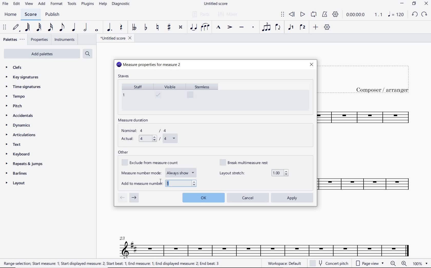 Image resolution: width=431 pixels, height=268 pixels. I want to click on SCORE, so click(31, 15).